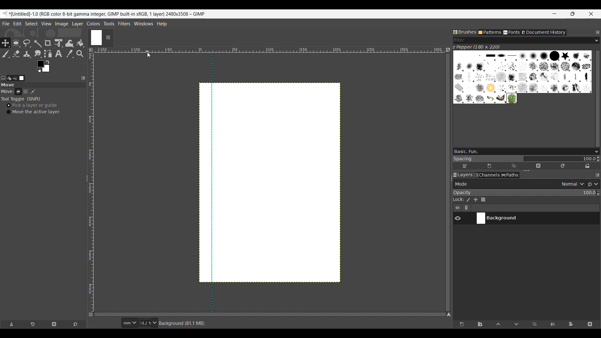  Describe the element at coordinates (514, 166) in the screenshot. I see `Duplicate this brush` at that location.